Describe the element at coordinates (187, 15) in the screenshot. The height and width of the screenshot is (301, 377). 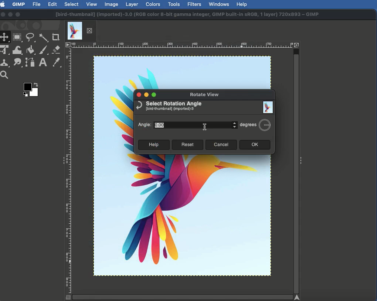
I see `[bird-thumbnail] (imported)-3.0 (RGB color 8-bit gamma integer, GIMP built-in SRGB, 1 layer) 720x893 ~ GIMP.` at that location.